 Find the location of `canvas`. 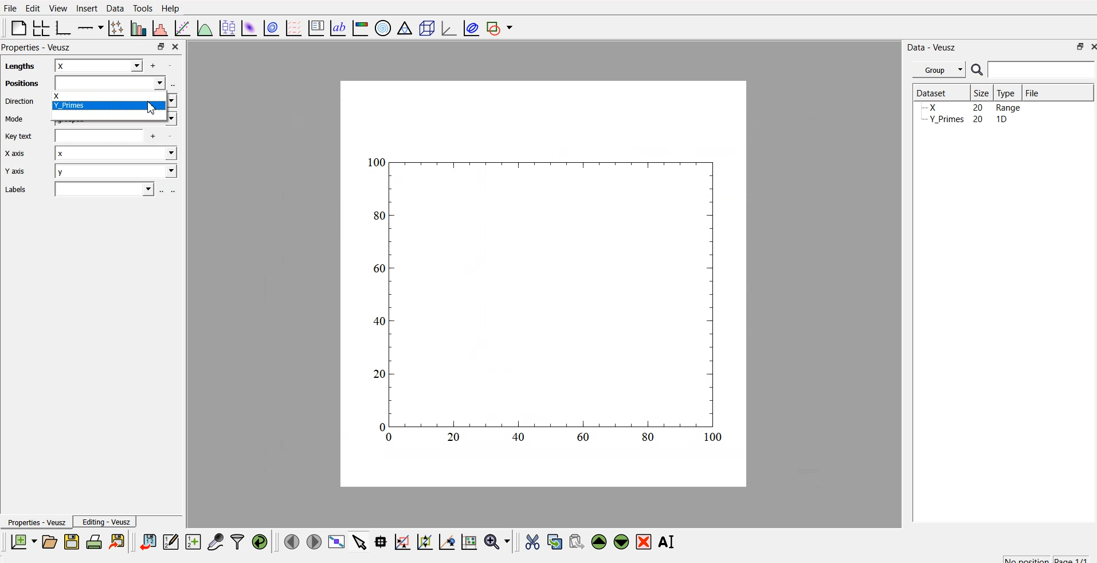

canvas is located at coordinates (543, 284).